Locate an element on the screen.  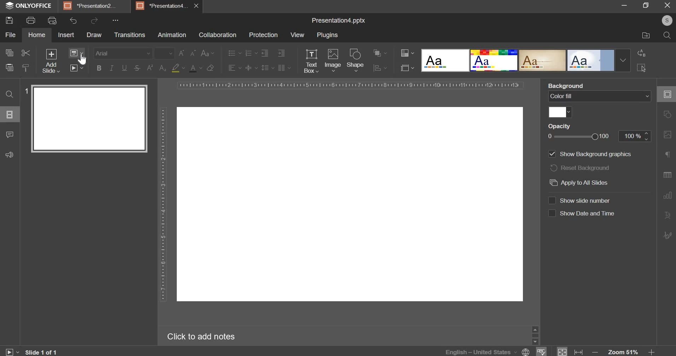
comments is located at coordinates (10, 135).